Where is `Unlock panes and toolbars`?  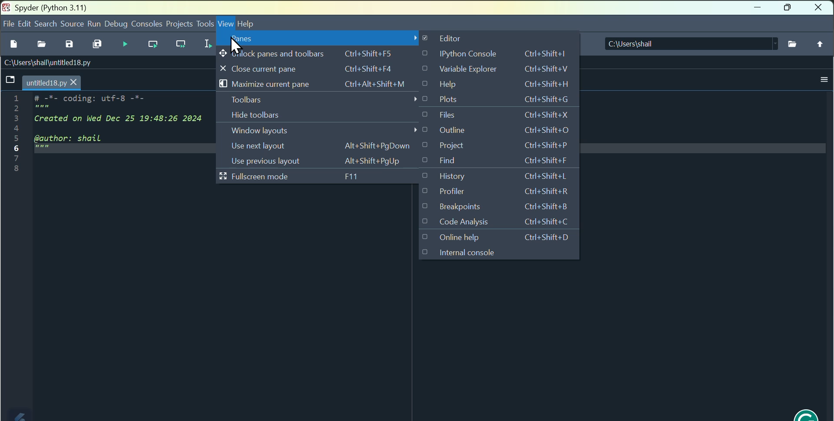
Unlock panes and toolbars is located at coordinates (323, 55).